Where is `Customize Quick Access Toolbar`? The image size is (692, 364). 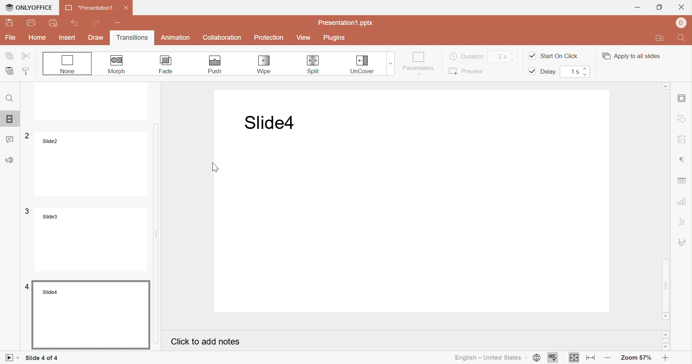 Customize Quick Access Toolbar is located at coordinates (118, 23).